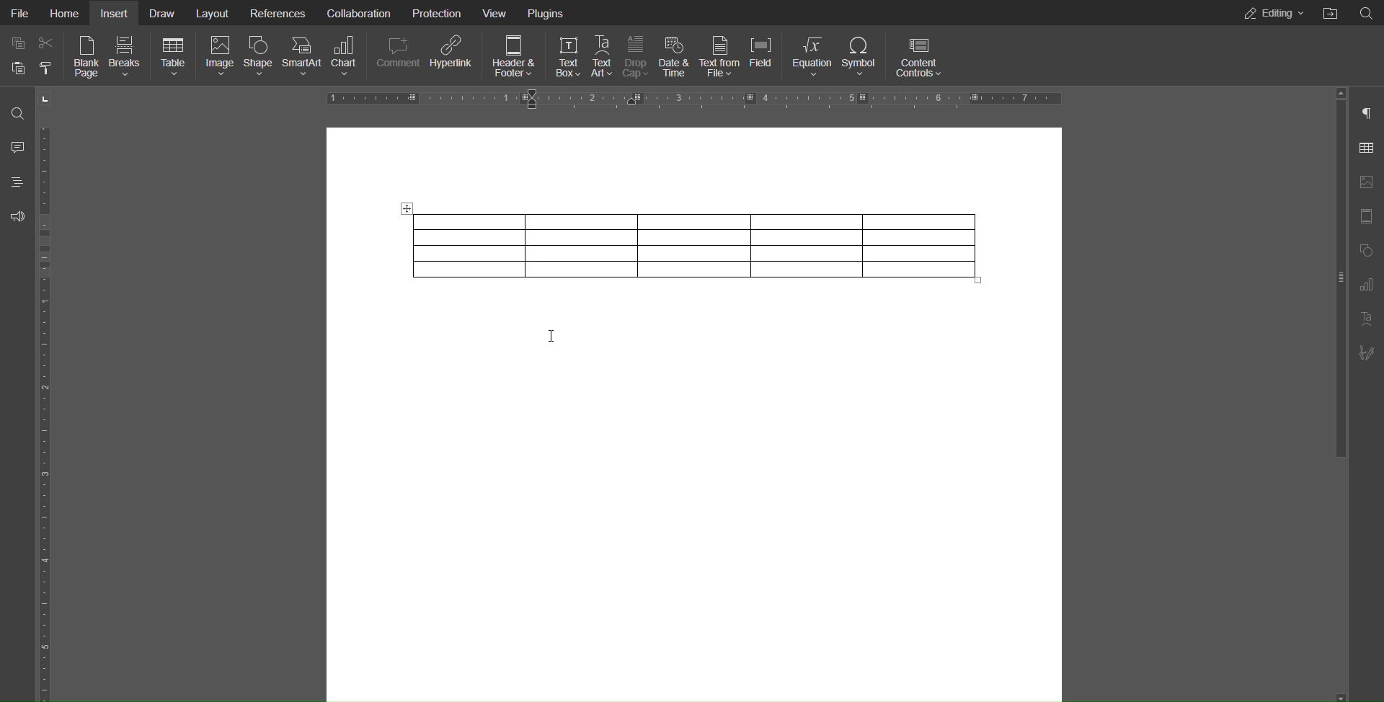 The width and height of the screenshot is (1384, 702). I want to click on SmartArt, so click(306, 58).